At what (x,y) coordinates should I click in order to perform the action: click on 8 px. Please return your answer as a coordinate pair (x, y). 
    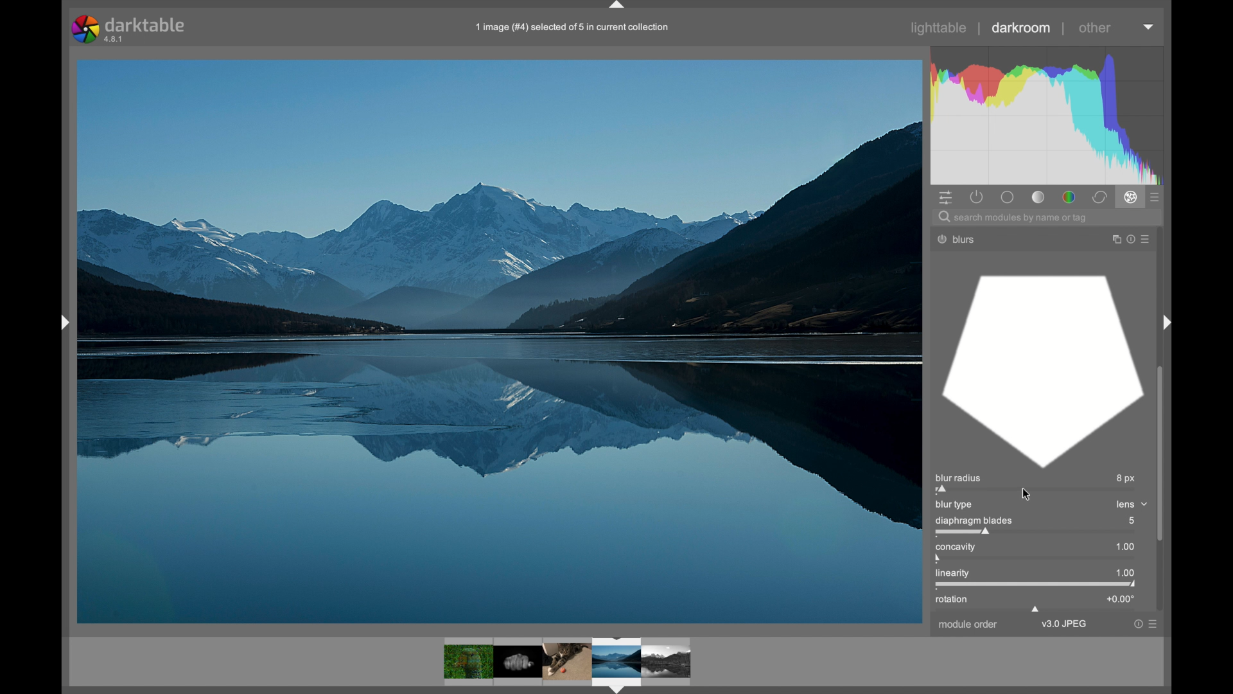
    Looking at the image, I should click on (1125, 477).